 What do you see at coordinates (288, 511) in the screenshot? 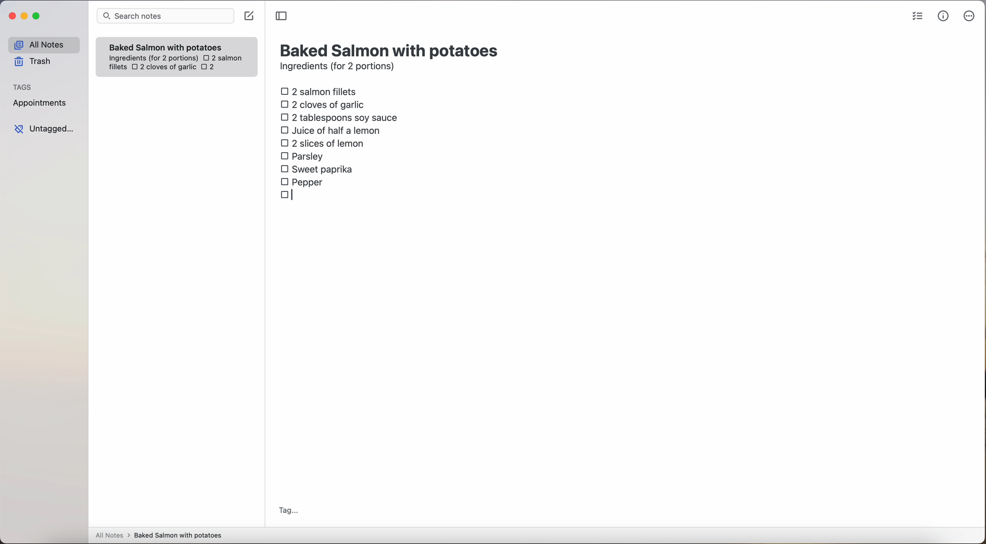
I see `tag` at bounding box center [288, 511].